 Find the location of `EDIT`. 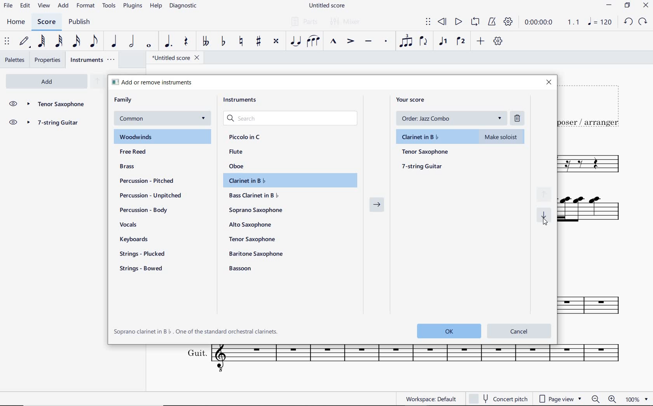

EDIT is located at coordinates (25, 6).